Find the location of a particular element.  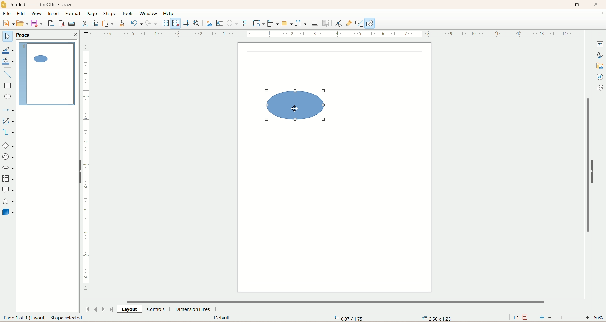

fill color is located at coordinates (8, 61).